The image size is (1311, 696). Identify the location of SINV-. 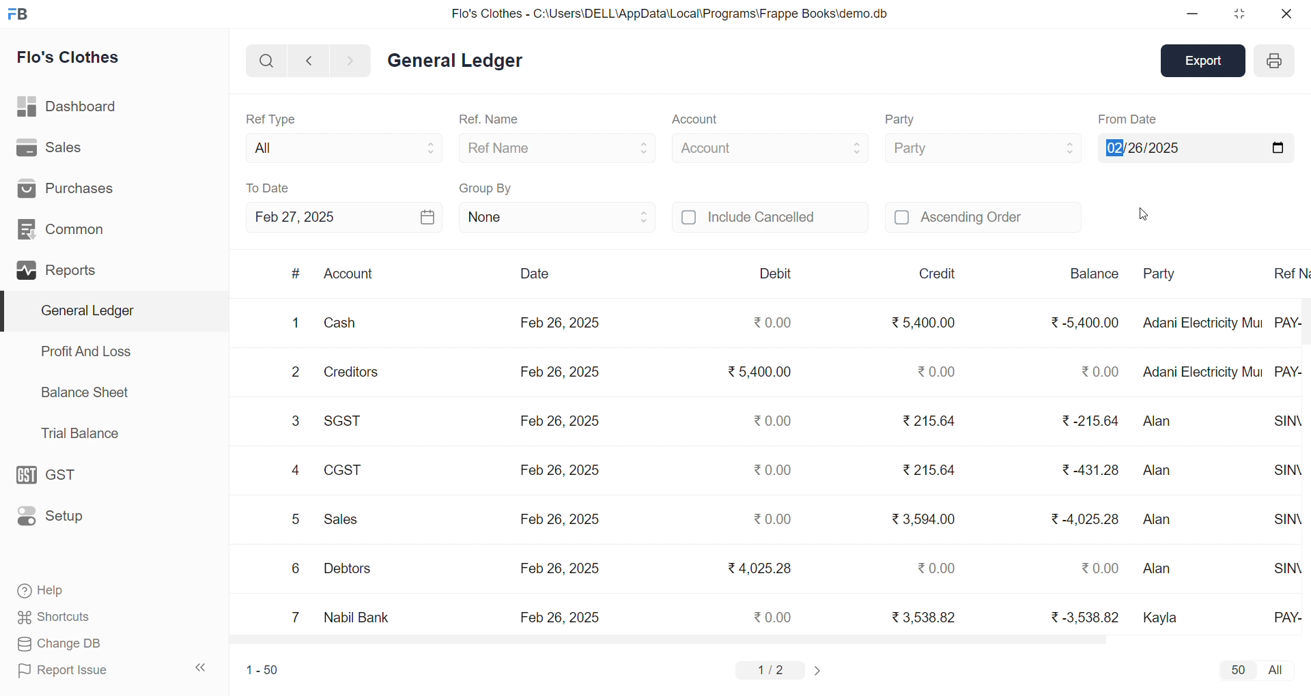
(1283, 568).